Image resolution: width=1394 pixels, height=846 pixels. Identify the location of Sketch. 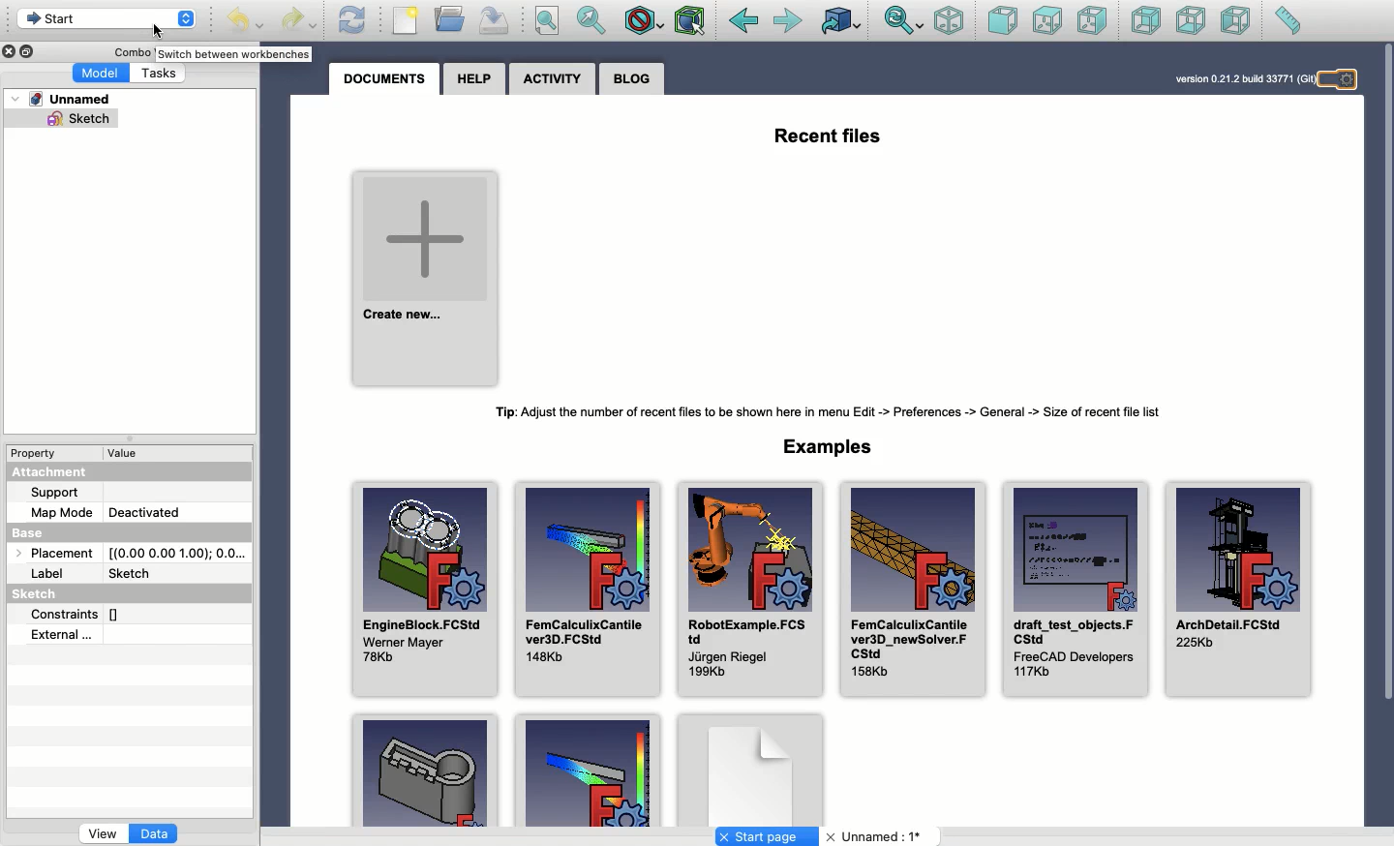
(38, 593).